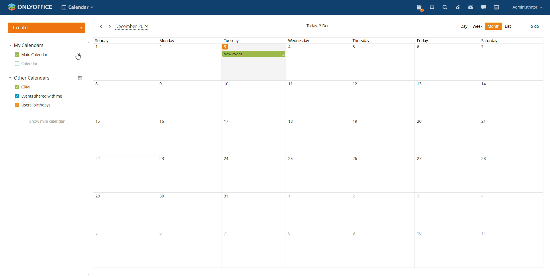 This screenshot has width=550, height=277. I want to click on date, so click(317, 99).